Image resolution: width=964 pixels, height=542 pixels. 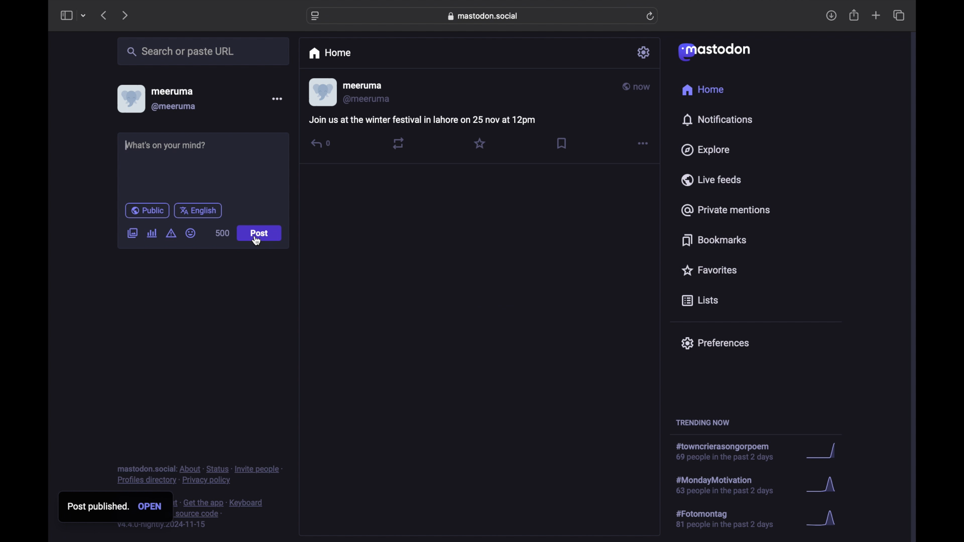 What do you see at coordinates (714, 240) in the screenshot?
I see `bookmarks` at bounding box center [714, 240].